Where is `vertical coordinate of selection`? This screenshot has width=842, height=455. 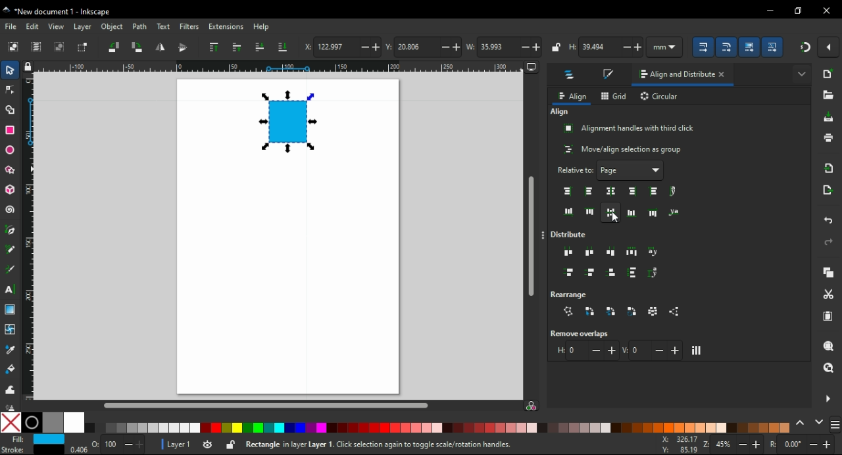
vertical coordinate of selection is located at coordinates (422, 46).